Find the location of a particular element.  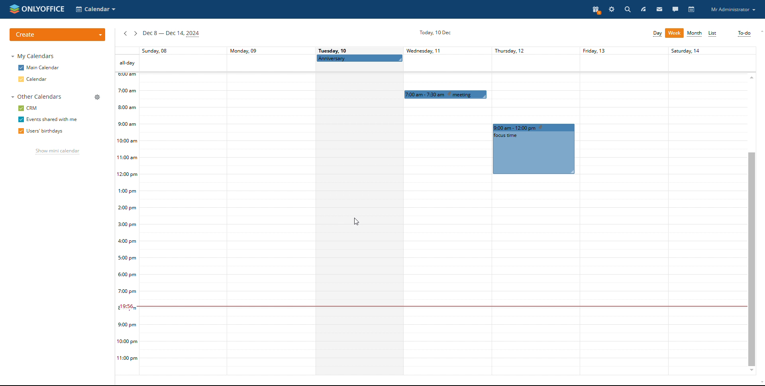

search is located at coordinates (627, 9).